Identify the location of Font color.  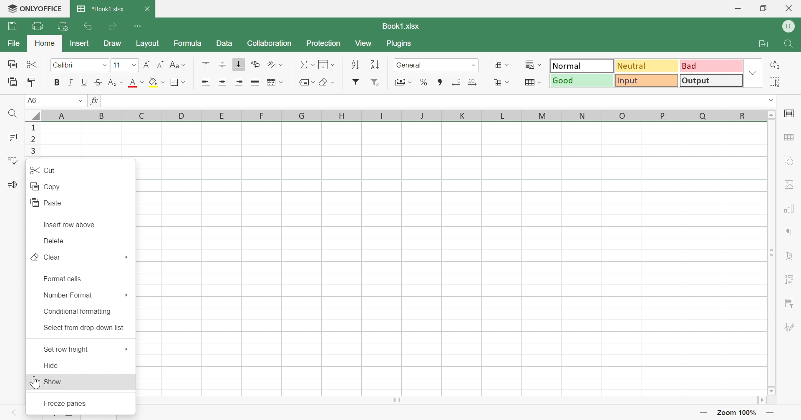
(136, 83).